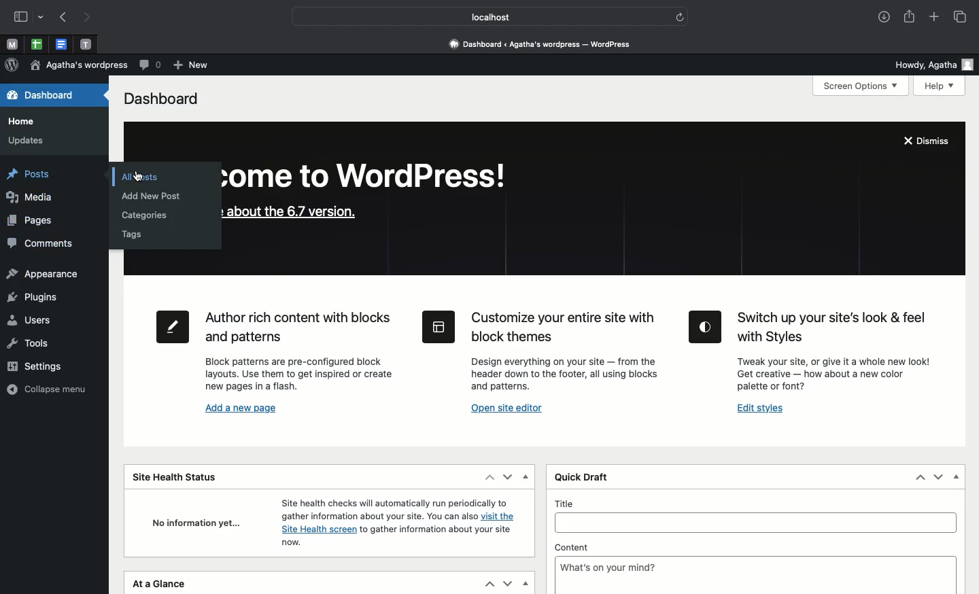  Describe the element at coordinates (962, 17) in the screenshot. I see `Tabs` at that location.